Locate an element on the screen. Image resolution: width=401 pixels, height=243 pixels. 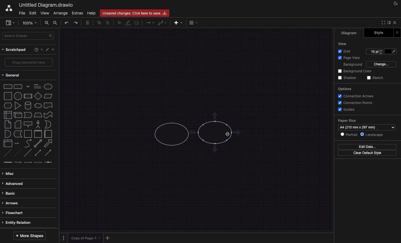
file is located at coordinates (22, 13).